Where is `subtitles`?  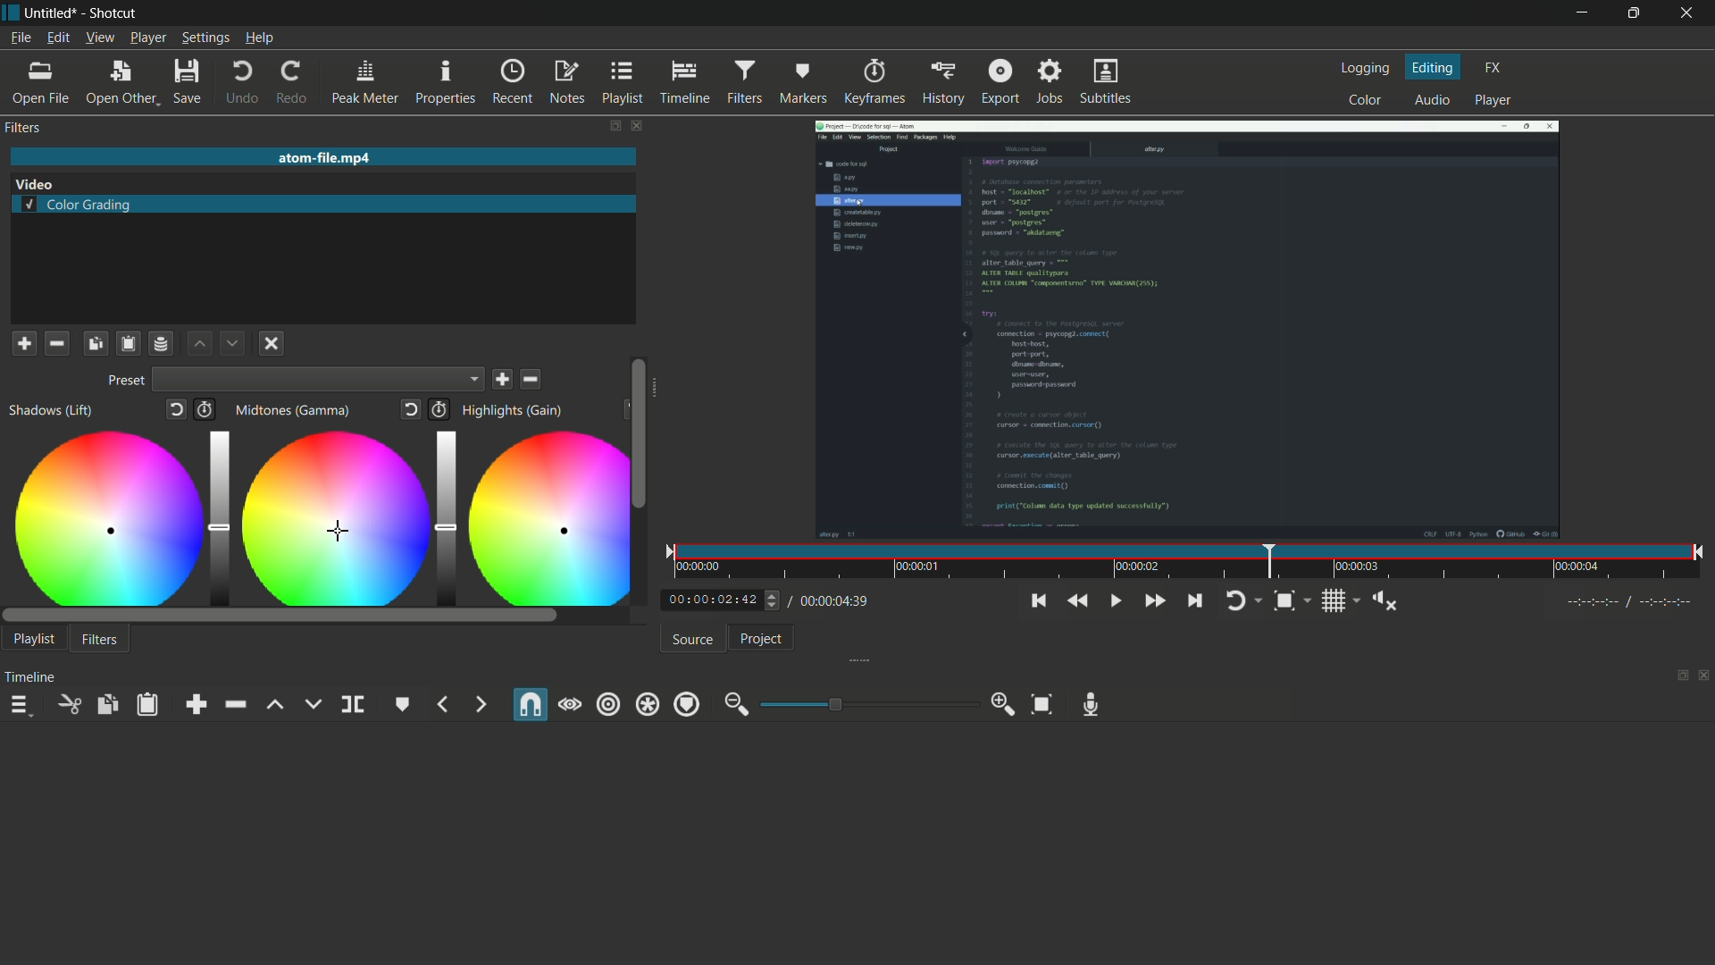
subtitles is located at coordinates (1105, 81).